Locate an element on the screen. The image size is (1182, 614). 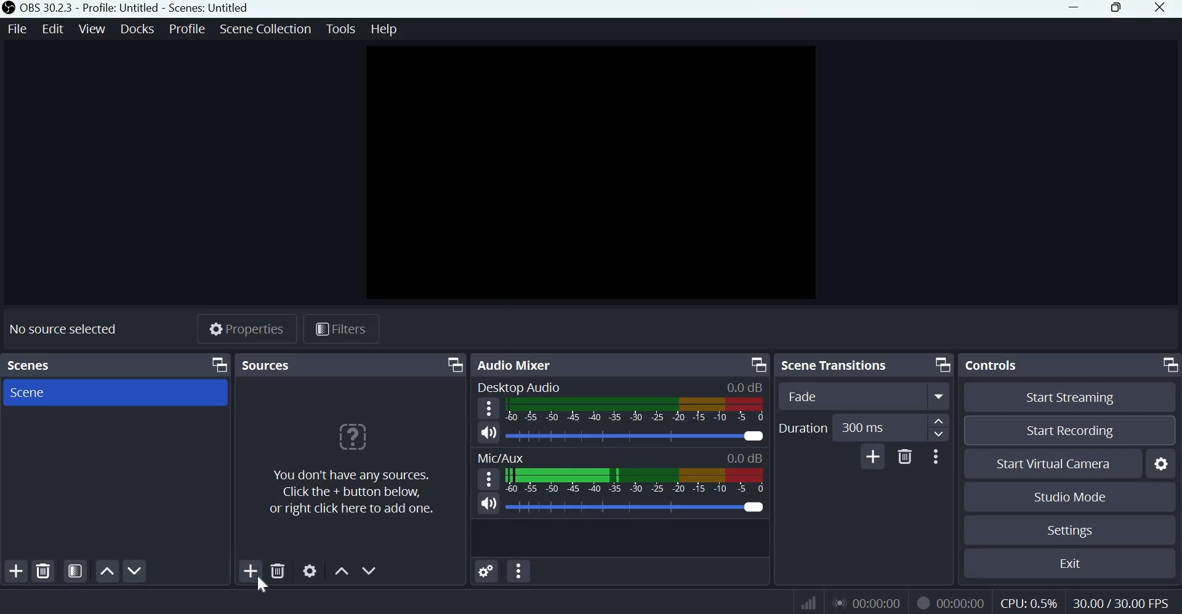
Scenes is located at coordinates (34, 366).